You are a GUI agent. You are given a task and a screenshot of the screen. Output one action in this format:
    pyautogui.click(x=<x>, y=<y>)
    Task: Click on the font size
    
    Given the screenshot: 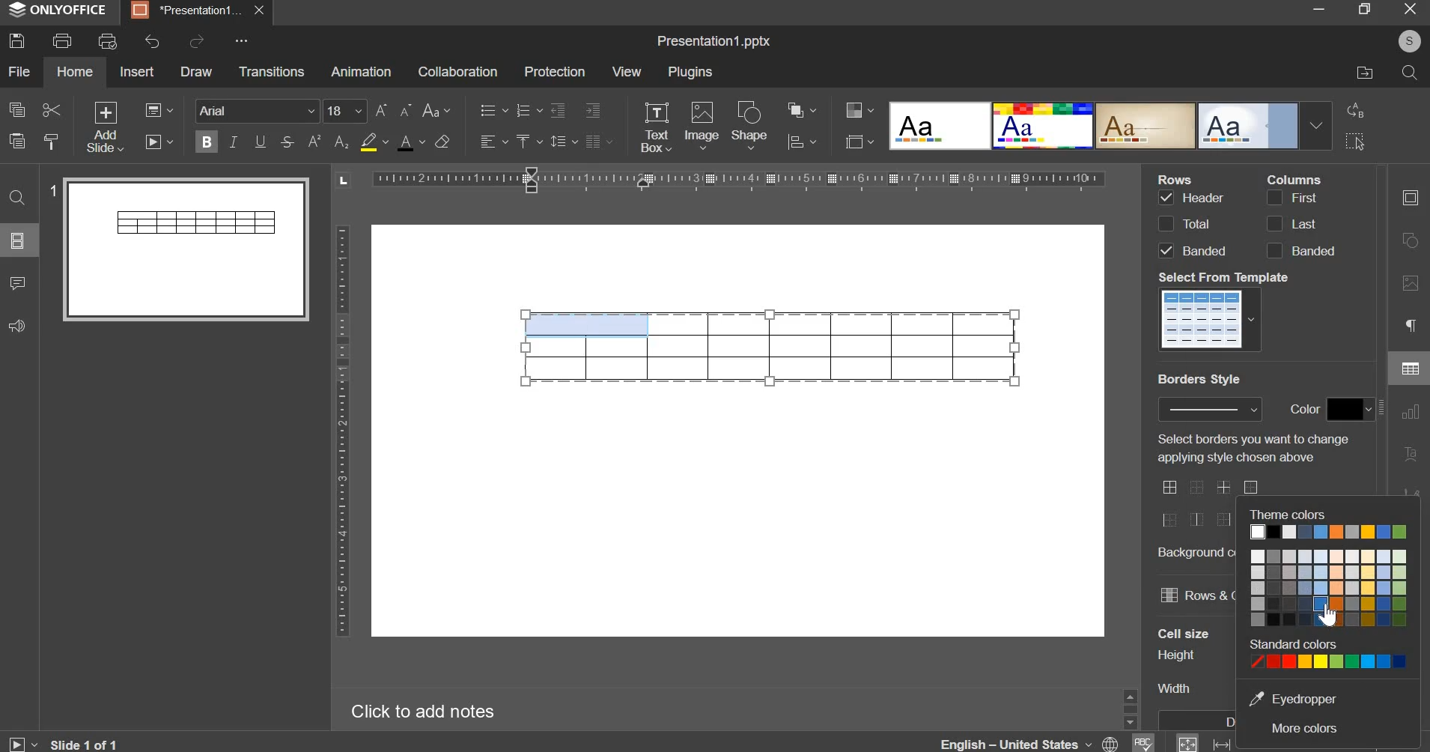 What is the action you would take?
    pyautogui.click(x=368, y=111)
    